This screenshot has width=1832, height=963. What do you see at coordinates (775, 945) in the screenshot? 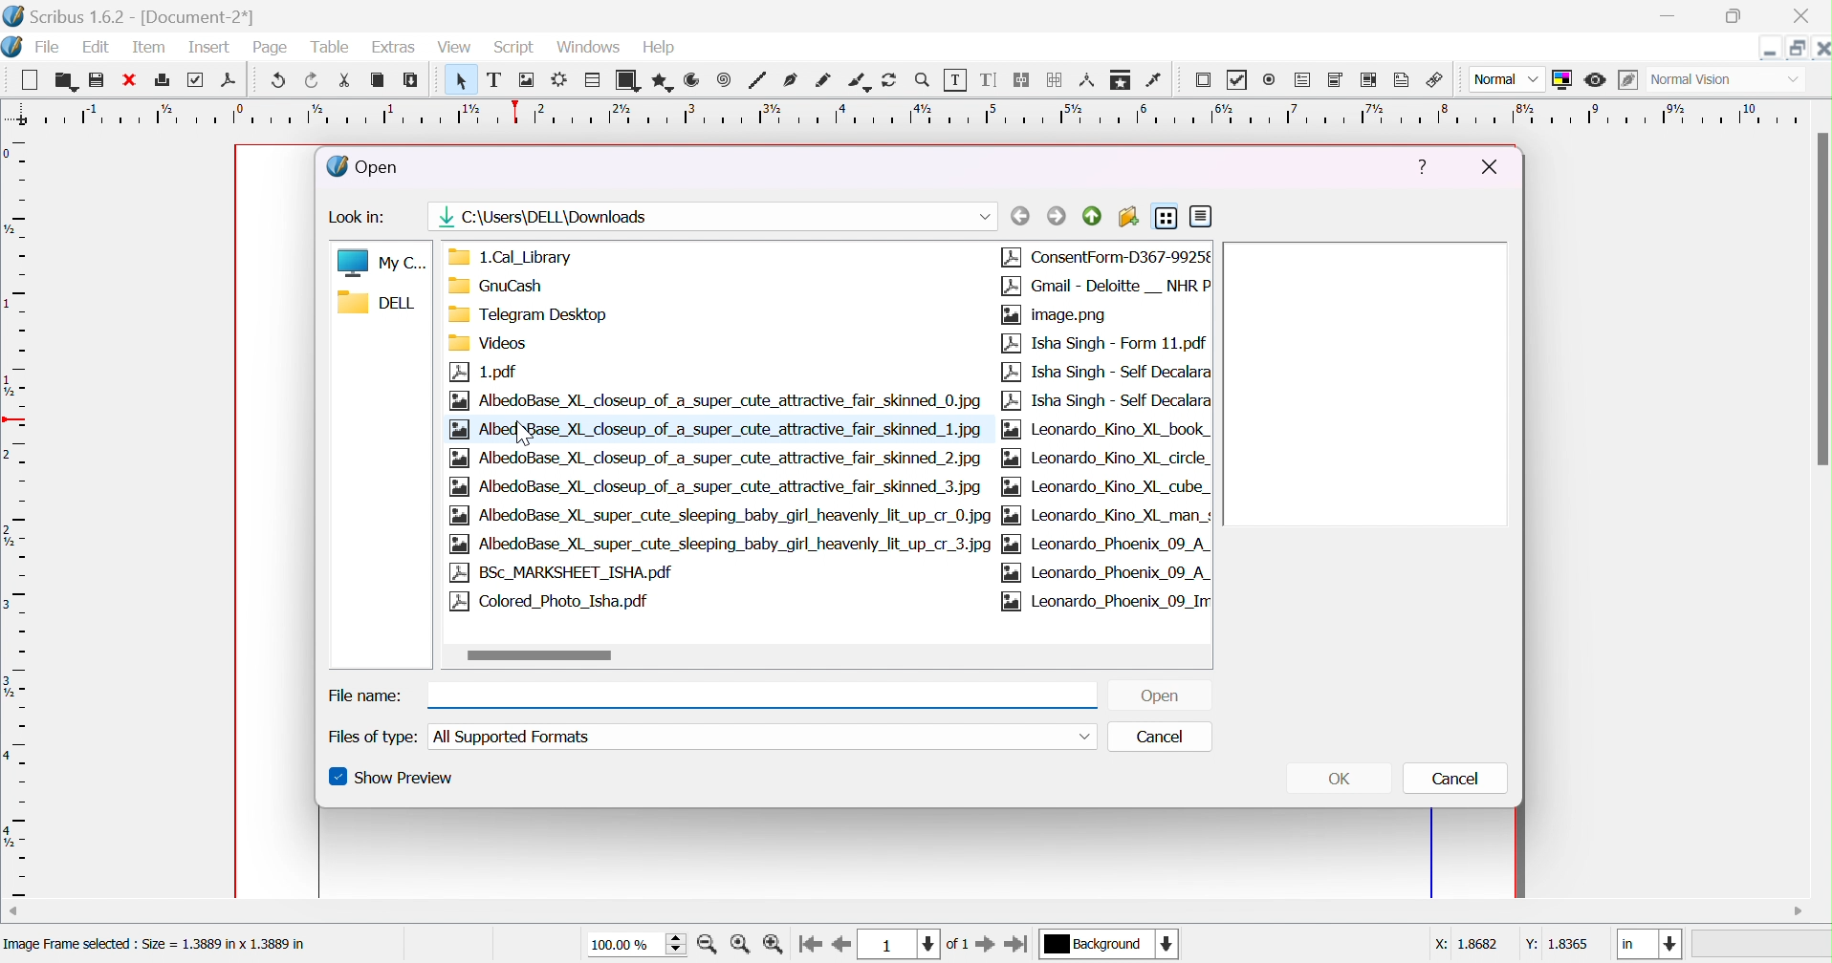
I see `zoom out` at bounding box center [775, 945].